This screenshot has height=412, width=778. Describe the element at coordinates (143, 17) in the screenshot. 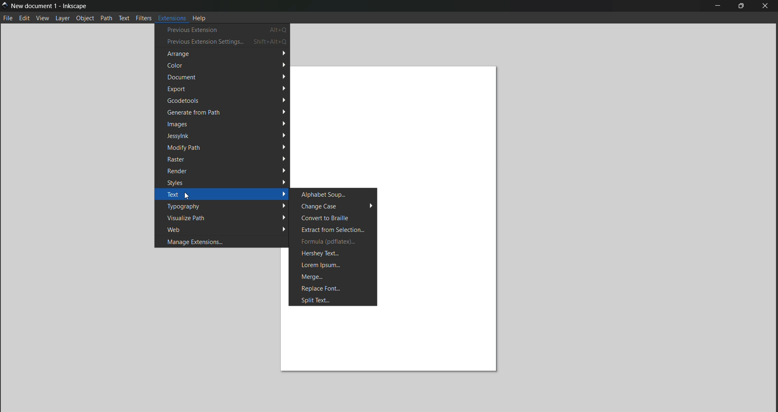

I see `filters` at that location.